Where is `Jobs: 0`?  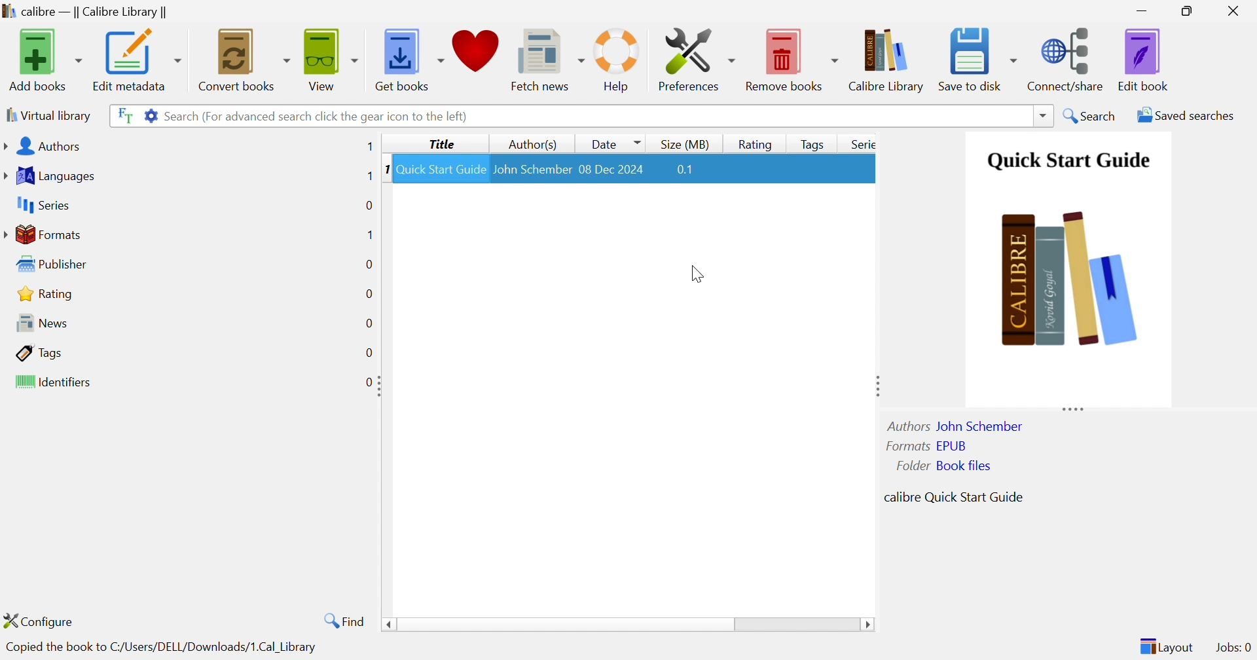
Jobs: 0 is located at coordinates (1232, 648).